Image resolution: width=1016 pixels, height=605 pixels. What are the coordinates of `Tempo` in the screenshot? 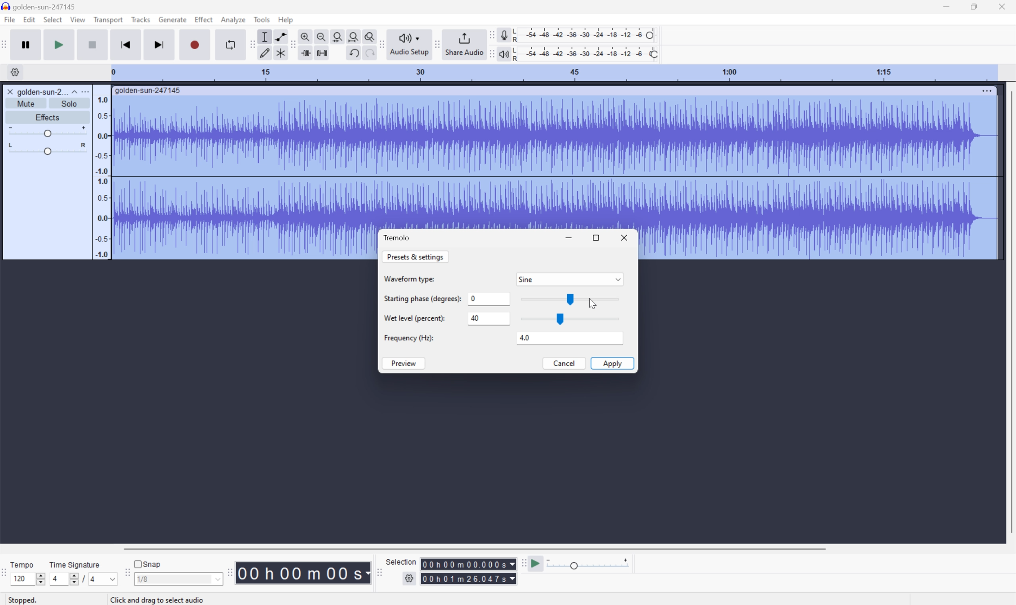 It's located at (22, 564).